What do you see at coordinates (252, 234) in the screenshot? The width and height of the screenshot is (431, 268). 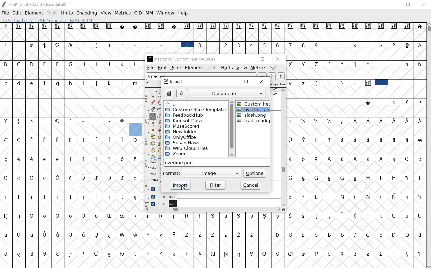 I see `Symbol` at bounding box center [252, 234].